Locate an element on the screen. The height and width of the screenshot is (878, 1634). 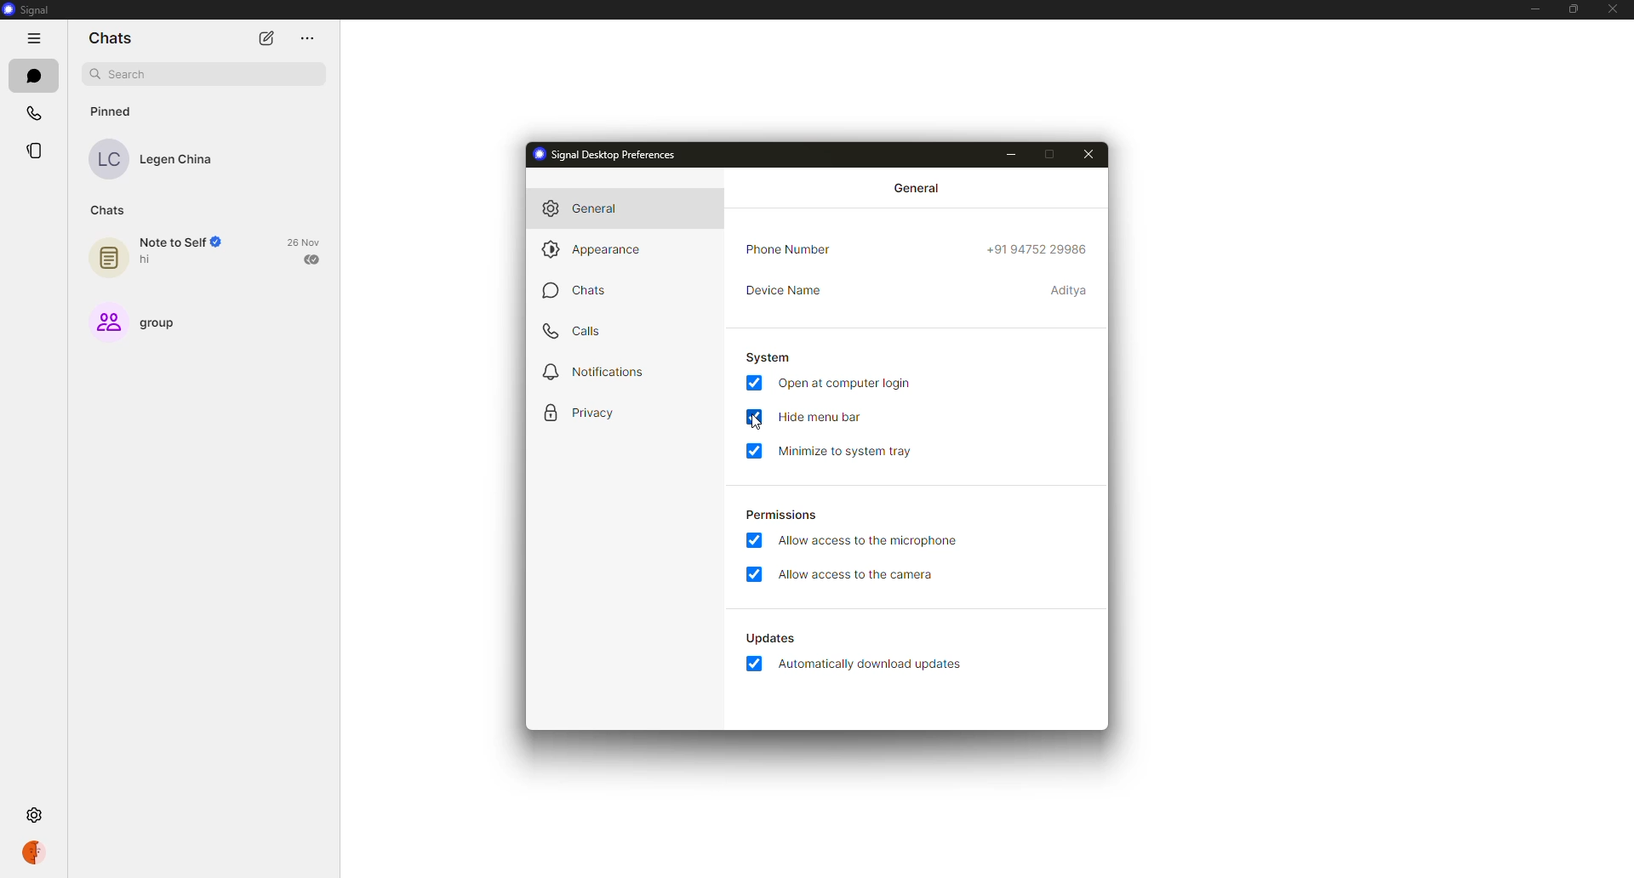
note to self is located at coordinates (158, 251).